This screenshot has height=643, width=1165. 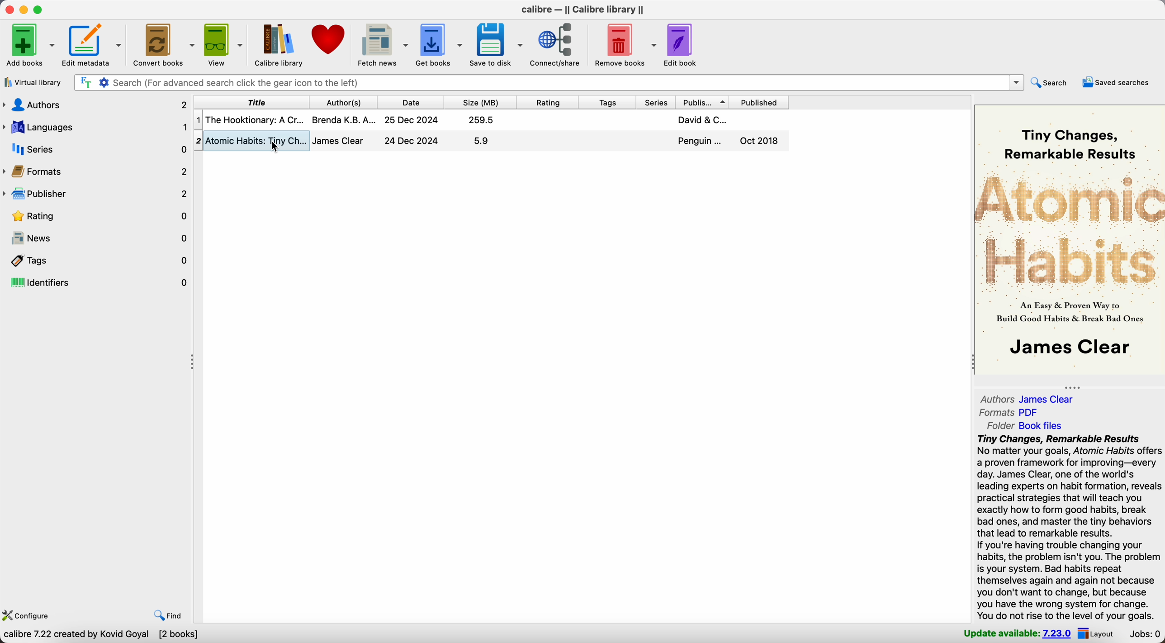 I want to click on Add books, so click(x=30, y=44).